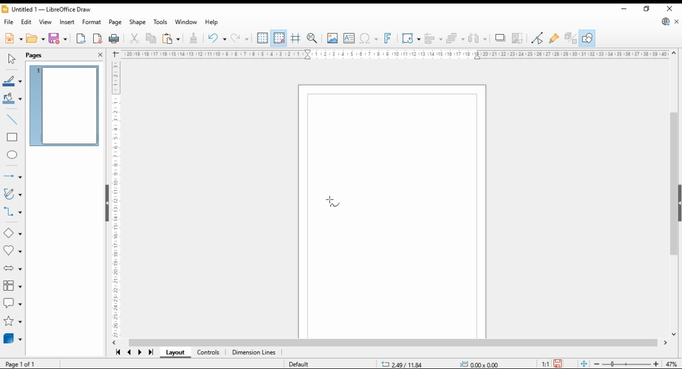 Image resolution: width=682 pixels, height=369 pixels. Describe the element at coordinates (263, 38) in the screenshot. I see `show grid` at that location.